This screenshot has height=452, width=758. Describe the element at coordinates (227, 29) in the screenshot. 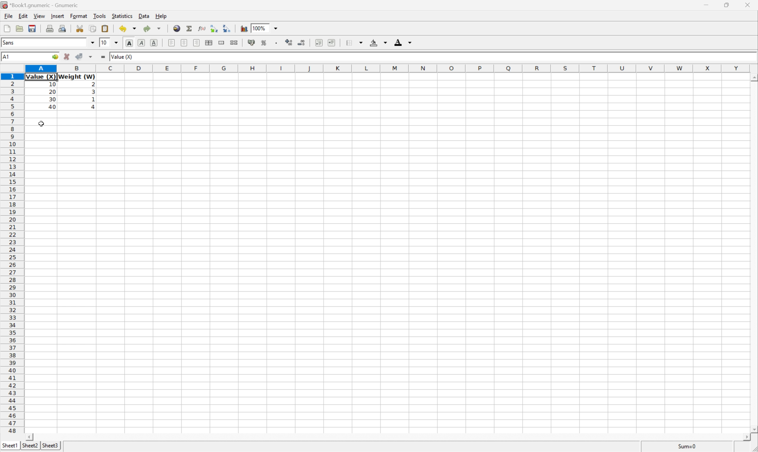

I see `Sort the selected region in descending order based on the first column selected` at that location.